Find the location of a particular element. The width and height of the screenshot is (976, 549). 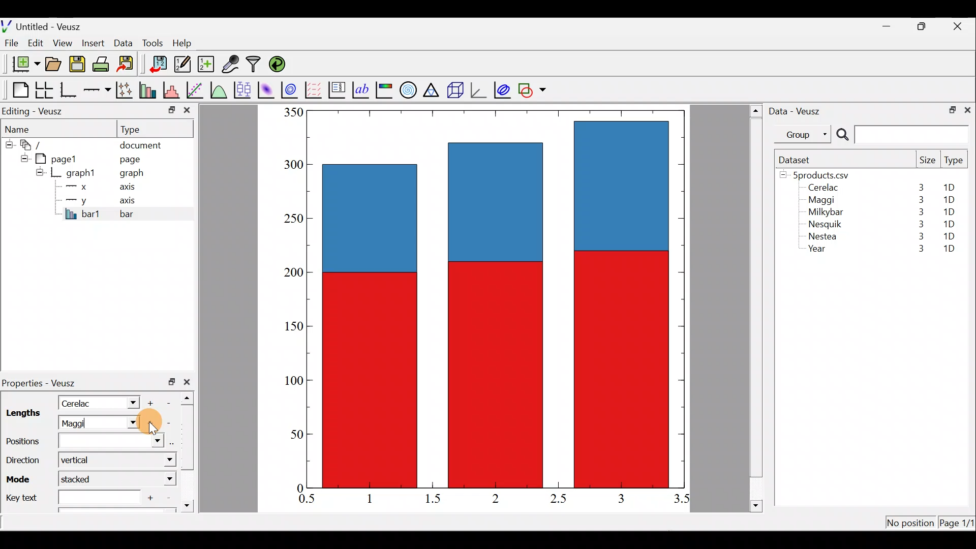

Nestea is located at coordinates (823, 236).